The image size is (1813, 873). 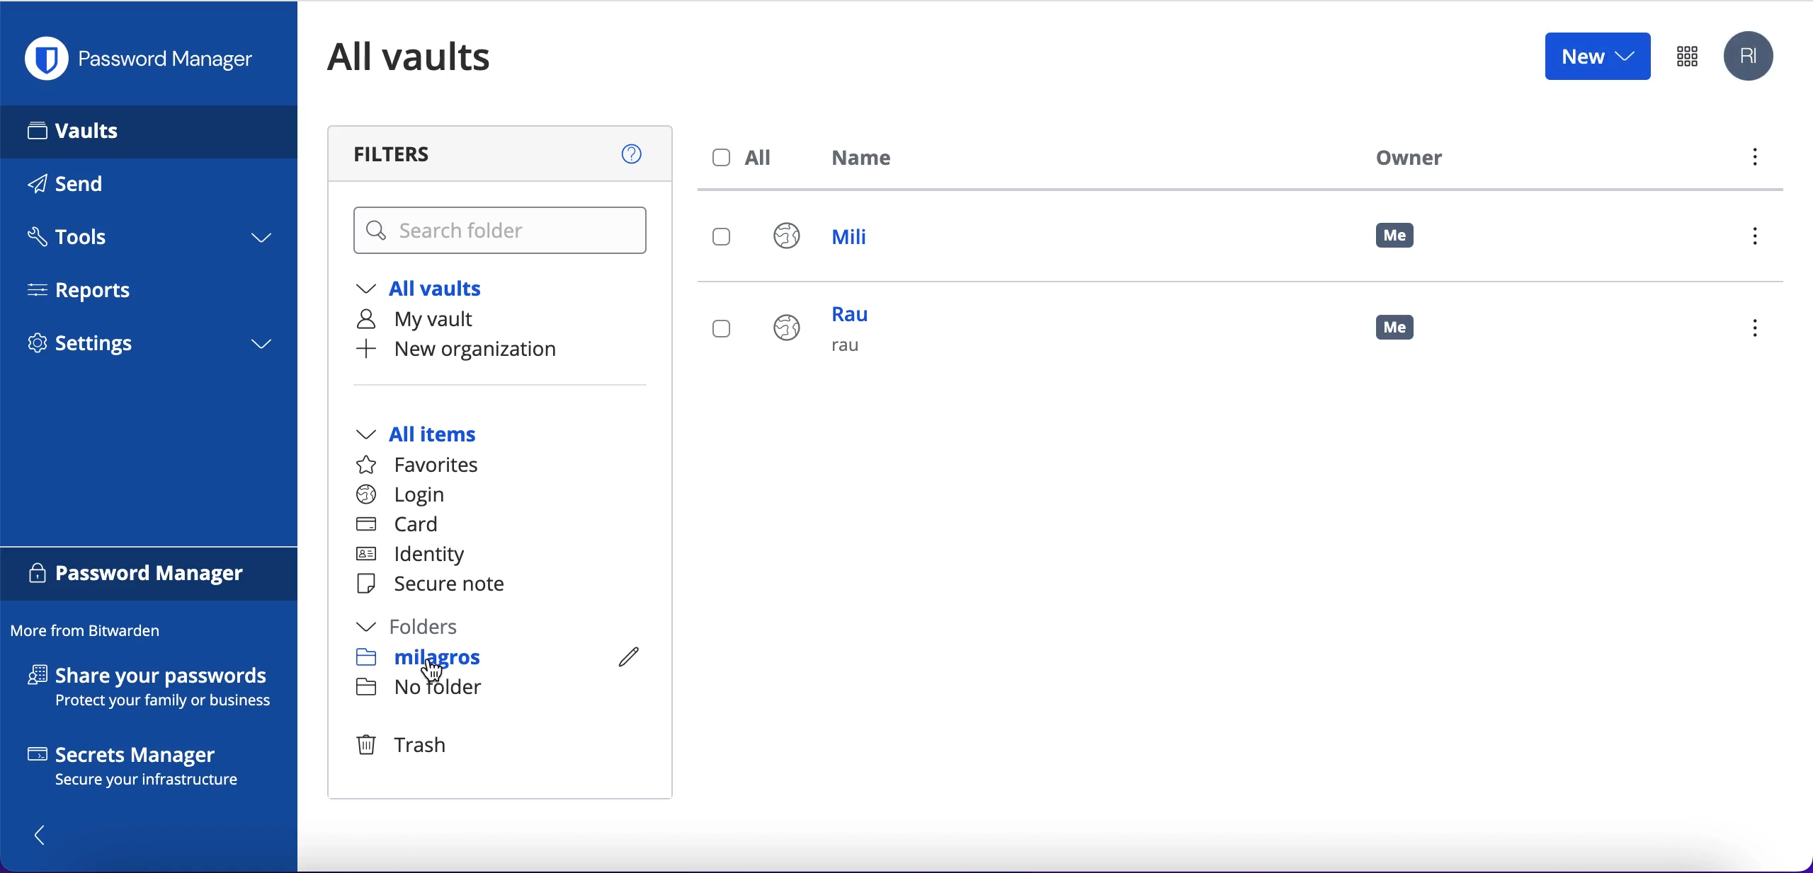 I want to click on search vault, so click(x=503, y=231).